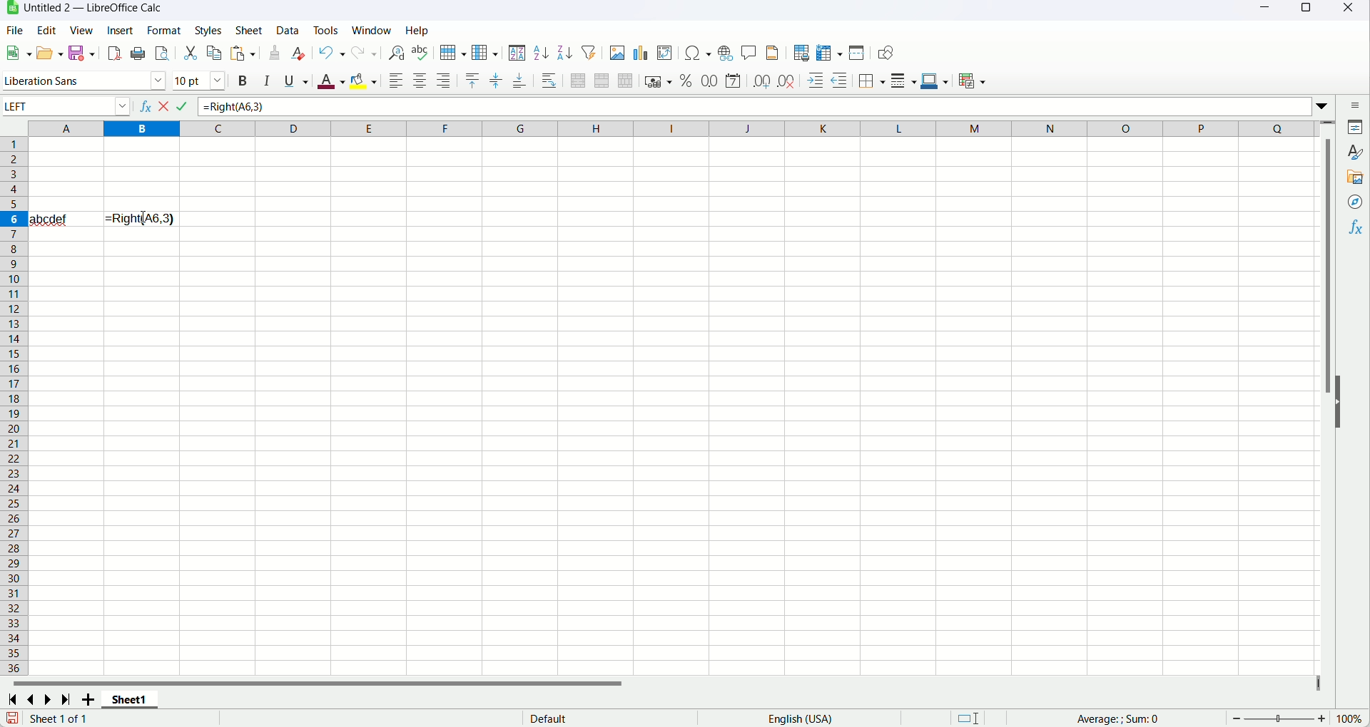 The image size is (1370, 727). What do you see at coordinates (330, 81) in the screenshot?
I see `font color` at bounding box center [330, 81].